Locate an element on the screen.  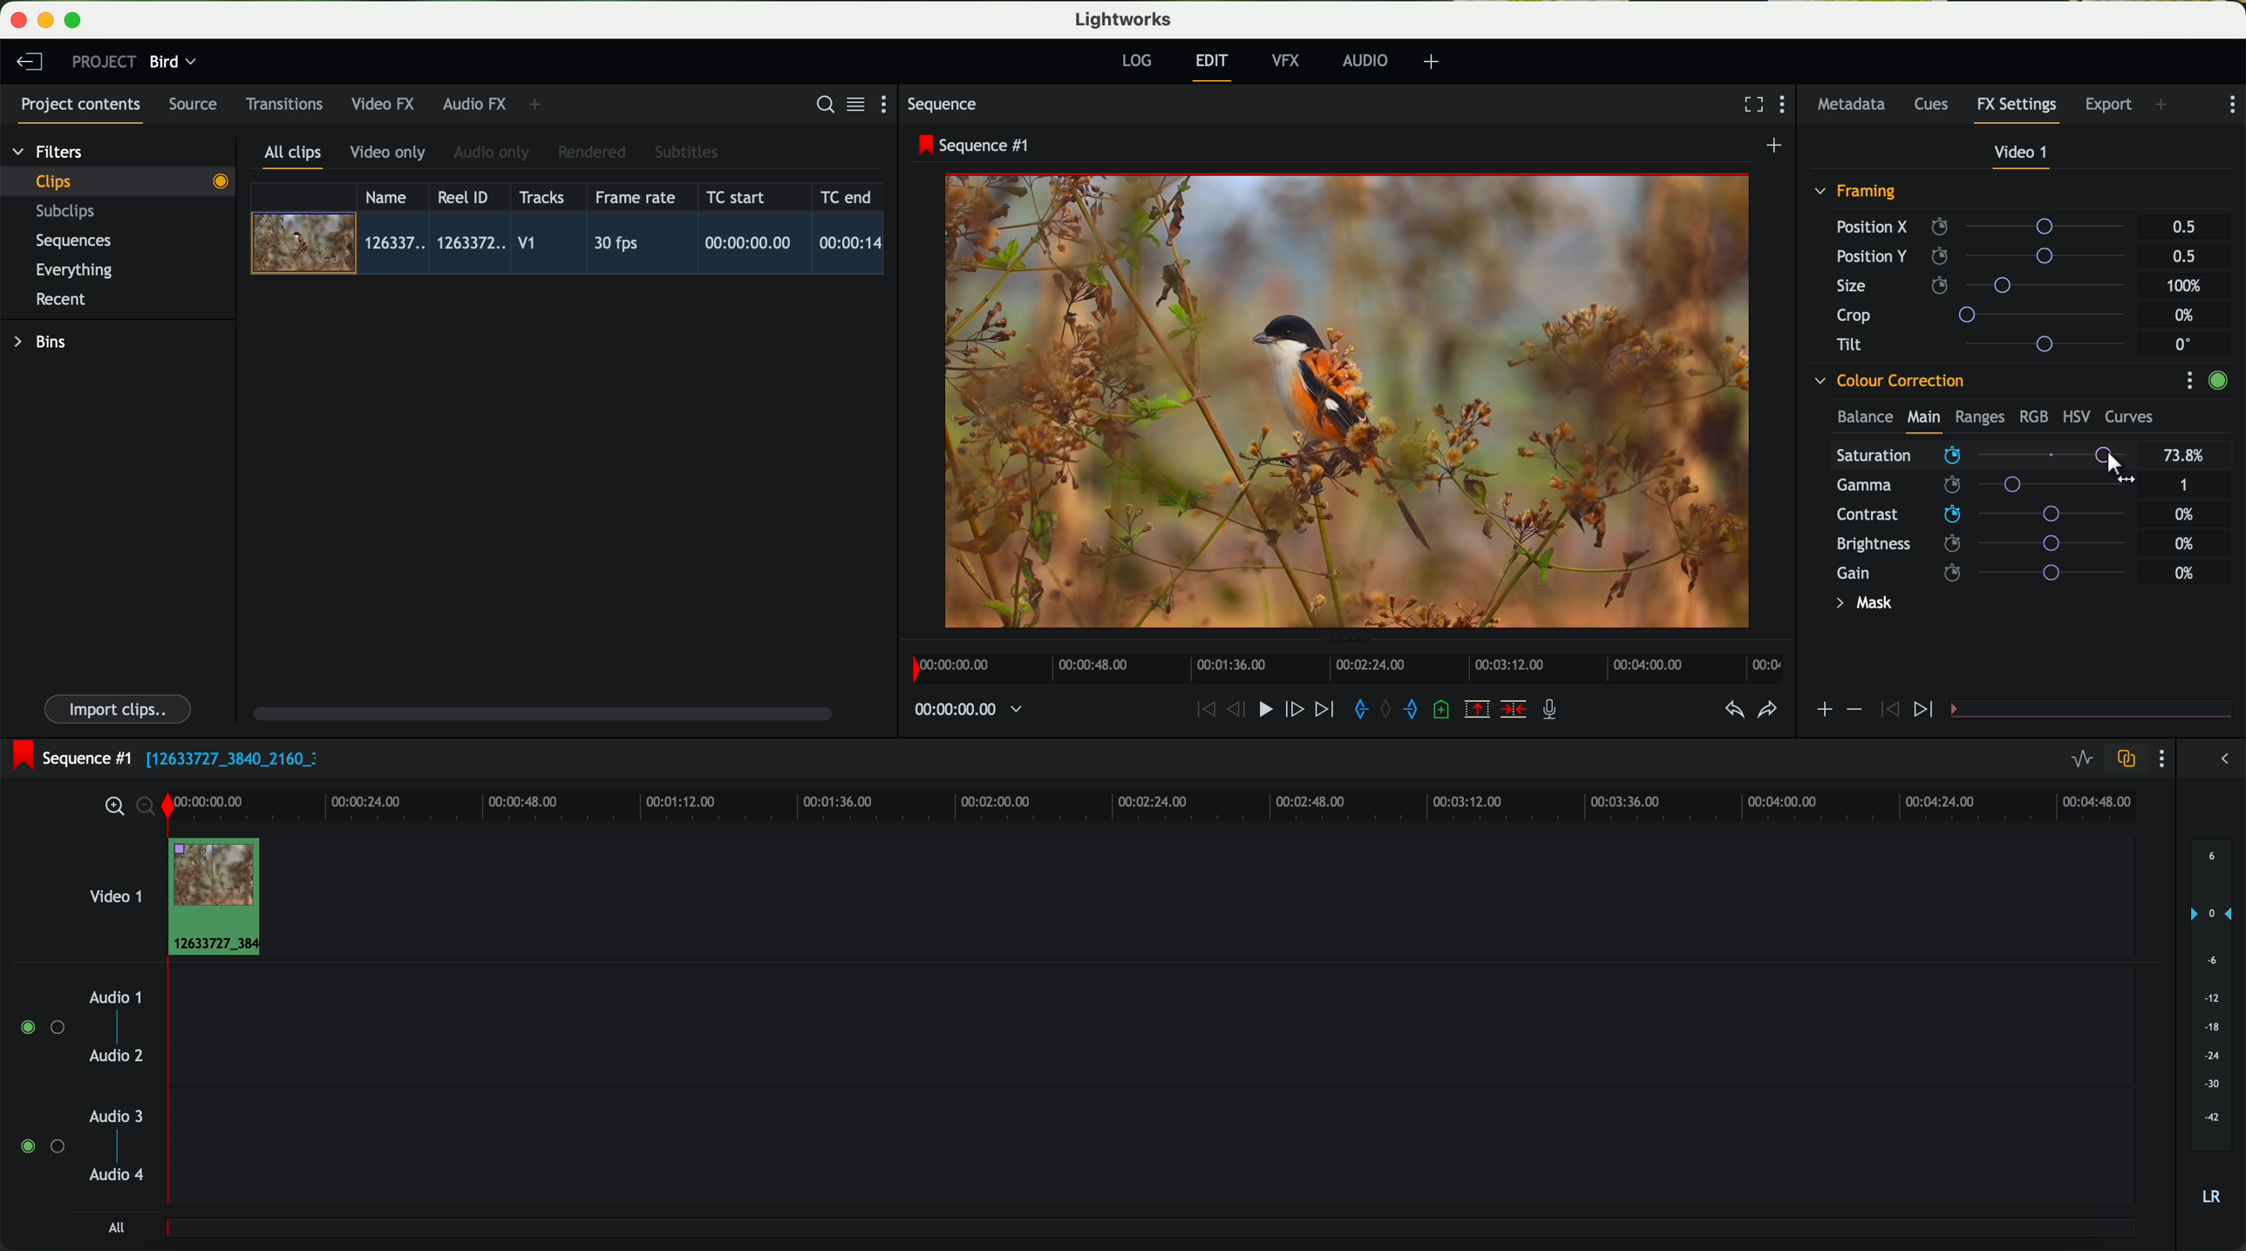
sequences is located at coordinates (73, 241).